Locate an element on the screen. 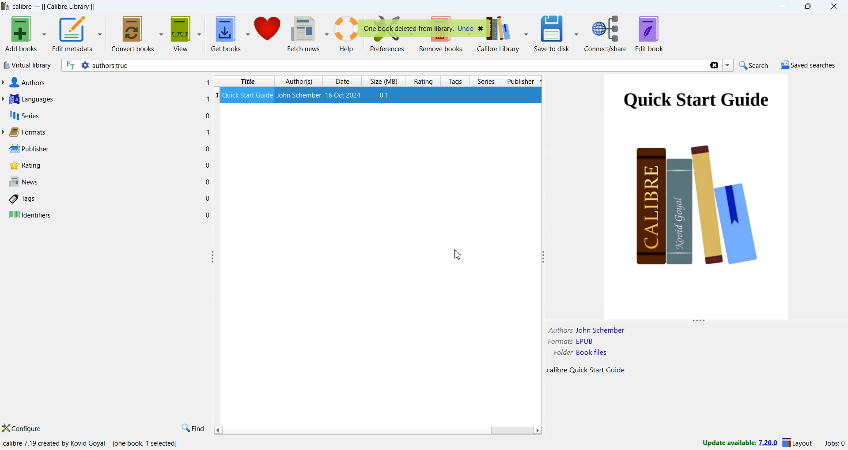 The height and width of the screenshot is (450, 848). saved searches is located at coordinates (807, 66).